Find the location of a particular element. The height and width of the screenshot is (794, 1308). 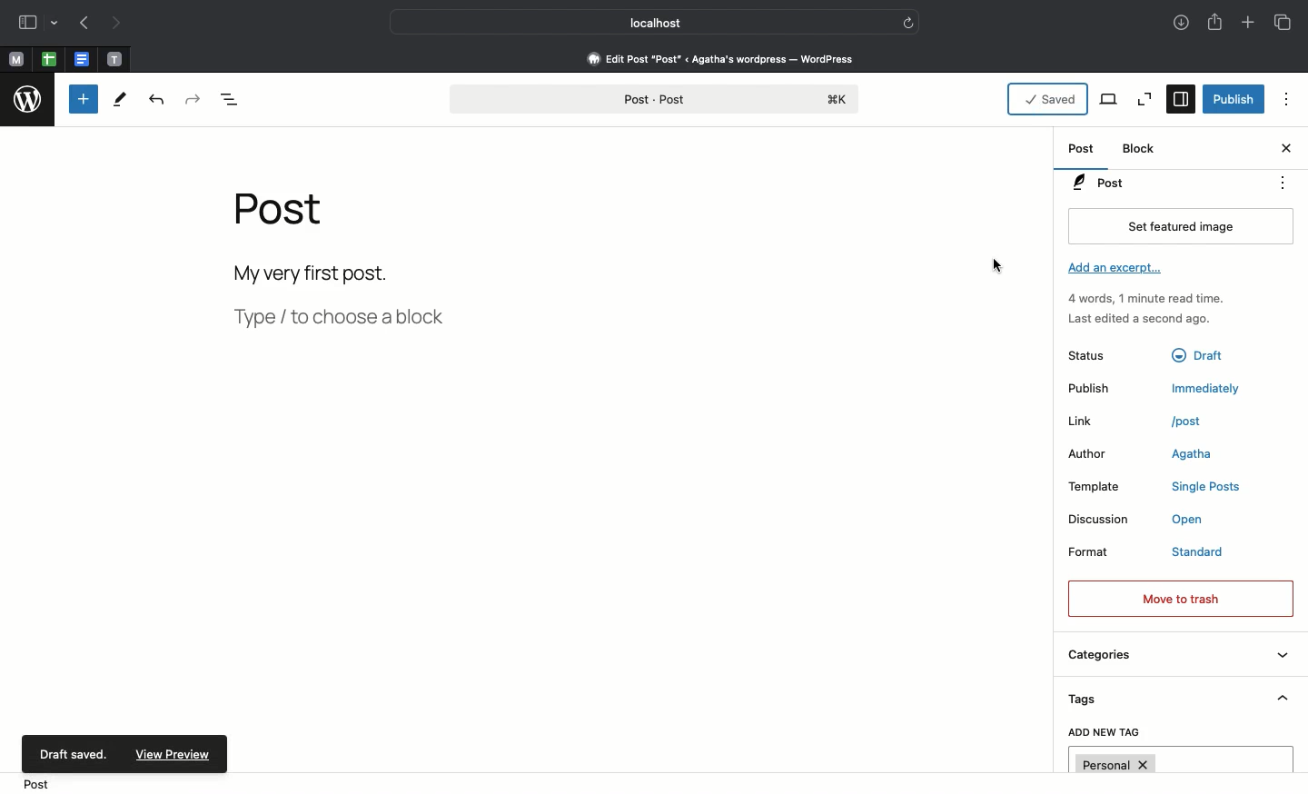

single posts is located at coordinates (1204, 487).